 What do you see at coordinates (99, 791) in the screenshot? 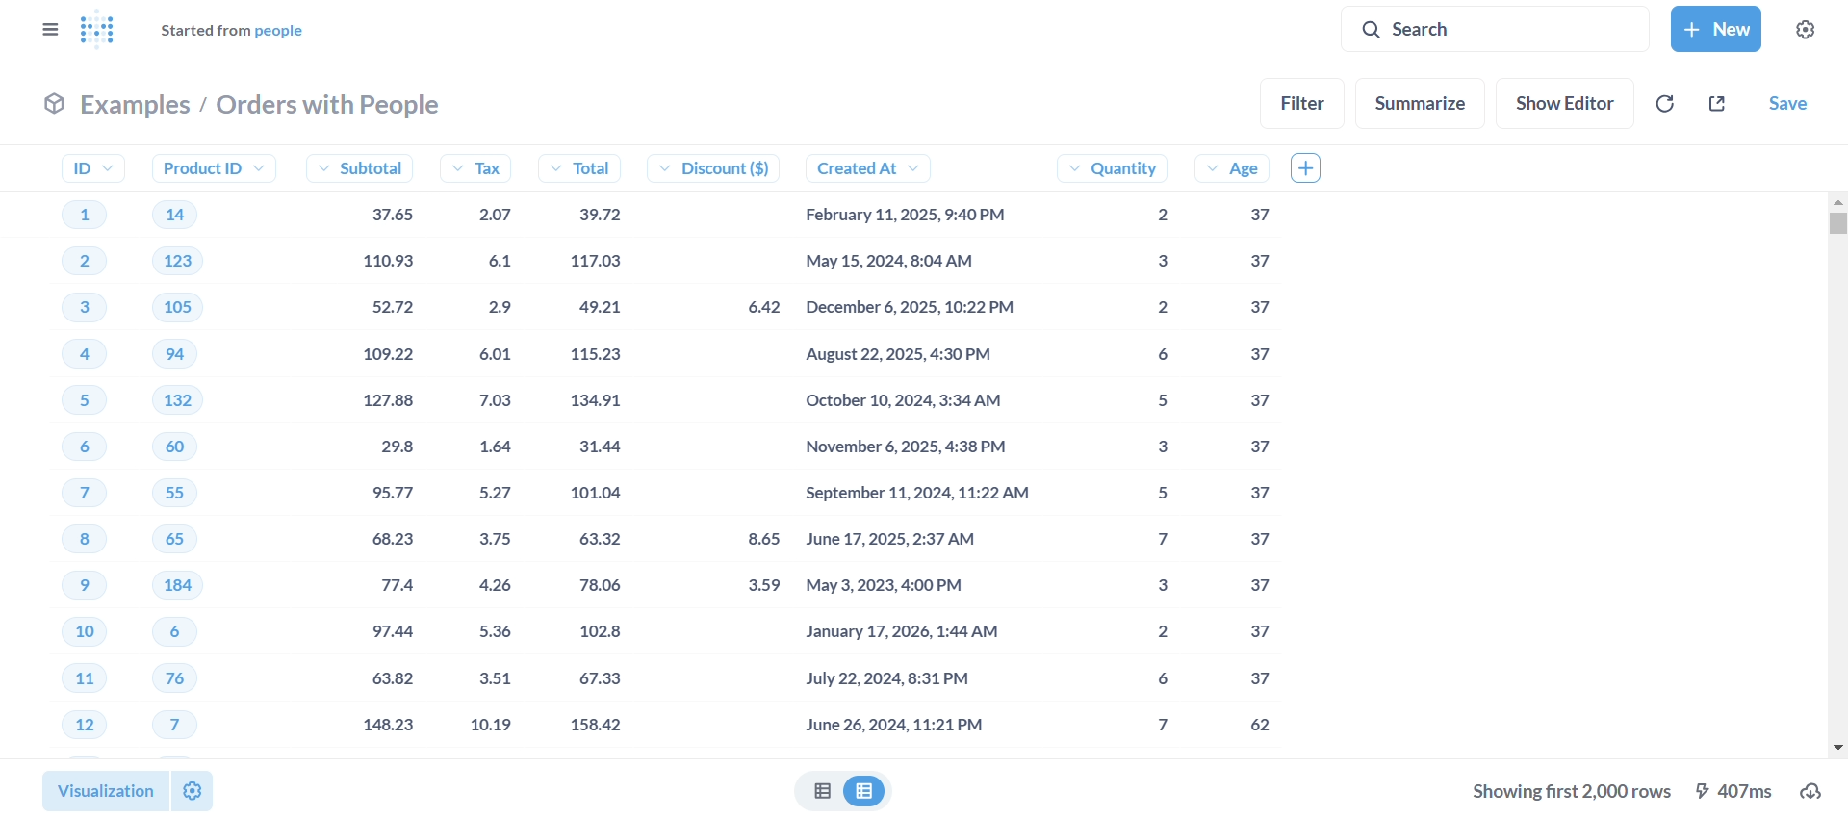
I see `visualization` at bounding box center [99, 791].